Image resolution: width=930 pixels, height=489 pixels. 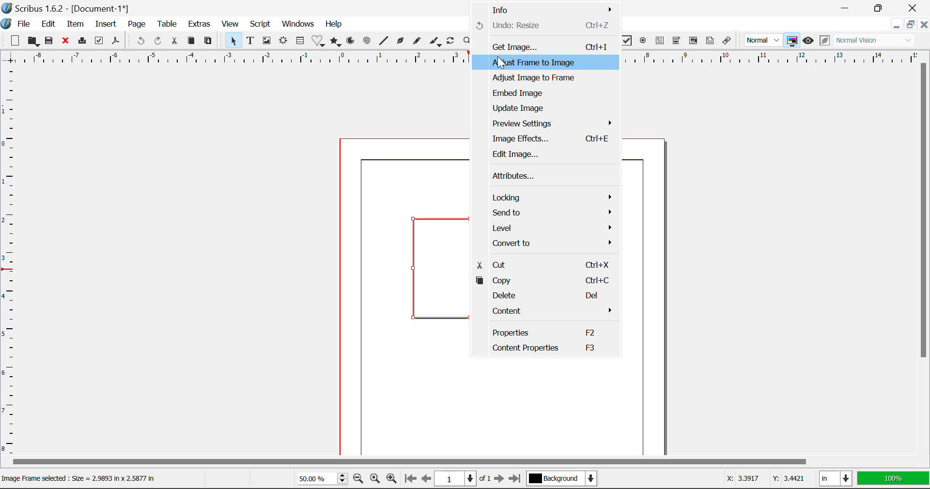 What do you see at coordinates (543, 79) in the screenshot?
I see `Adjust Image to Frame` at bounding box center [543, 79].